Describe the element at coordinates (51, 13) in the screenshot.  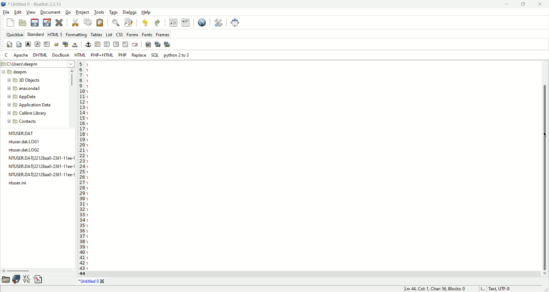
I see `document` at that location.